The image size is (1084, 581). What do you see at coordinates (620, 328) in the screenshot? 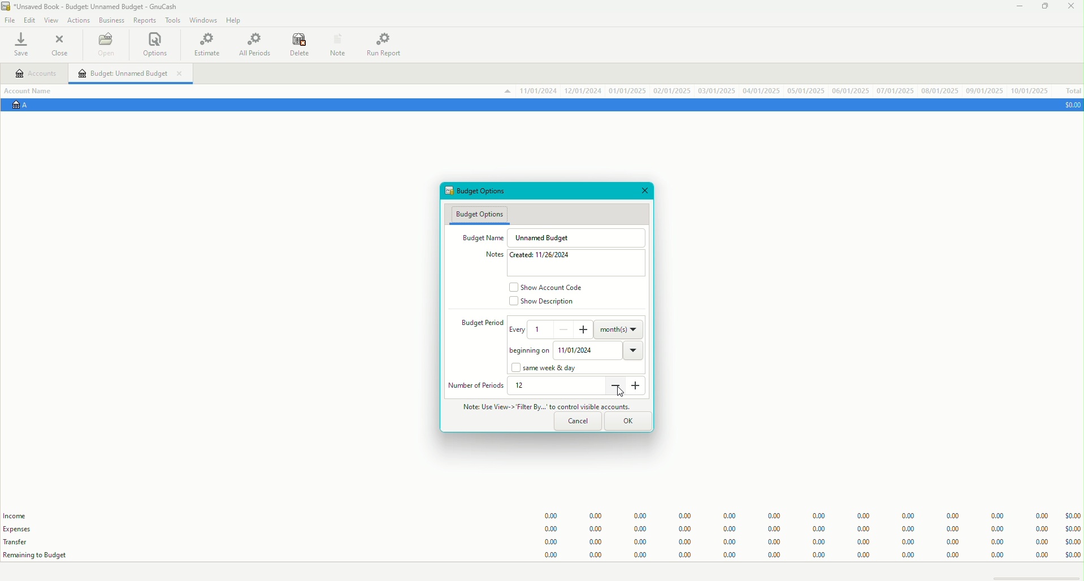
I see `month(s)` at bounding box center [620, 328].